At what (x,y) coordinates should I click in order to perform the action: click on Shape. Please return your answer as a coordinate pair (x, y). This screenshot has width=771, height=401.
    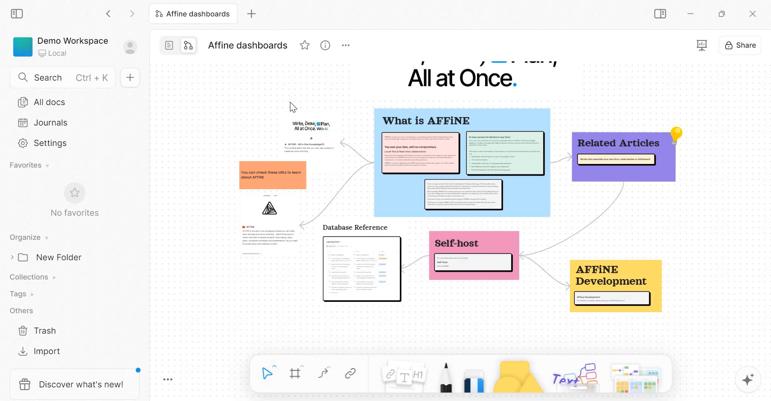
    Looking at the image, I should click on (518, 376).